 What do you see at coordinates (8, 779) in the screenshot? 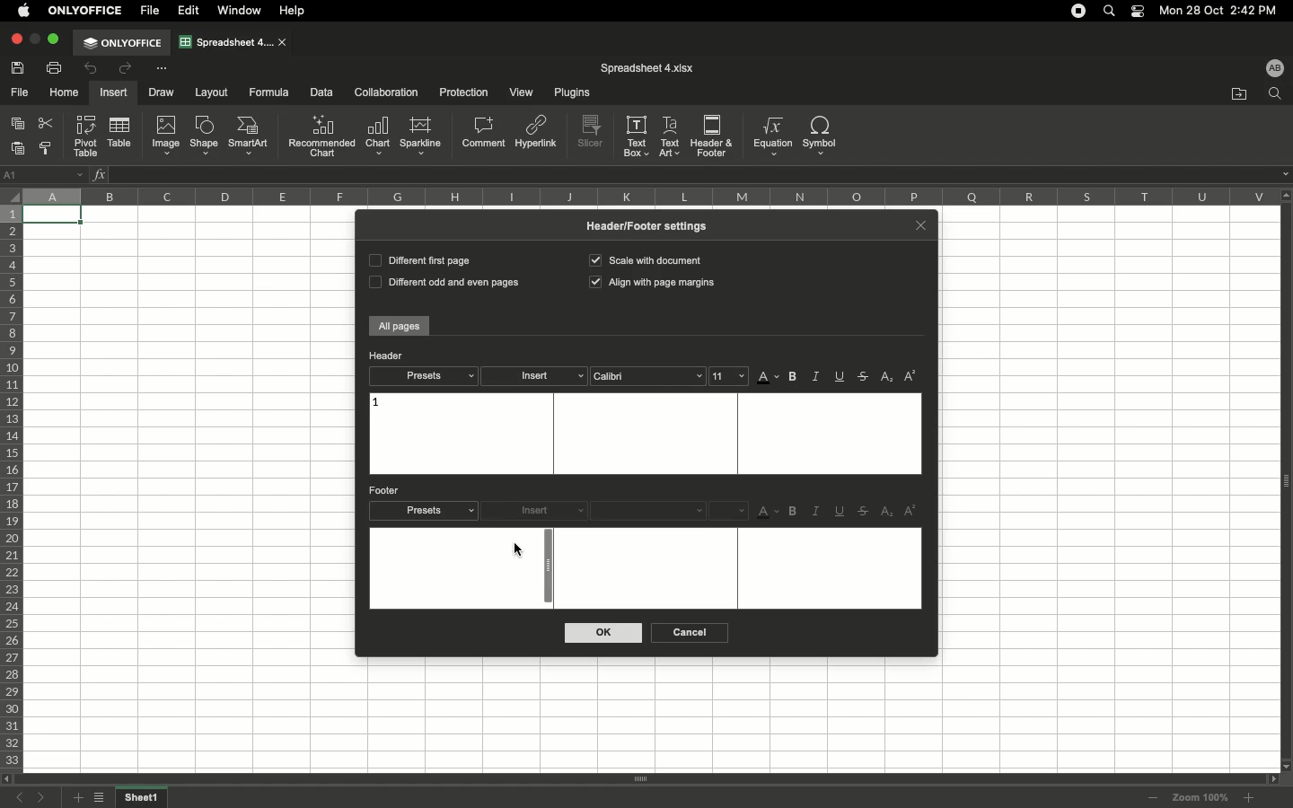
I see `scroll left` at bounding box center [8, 779].